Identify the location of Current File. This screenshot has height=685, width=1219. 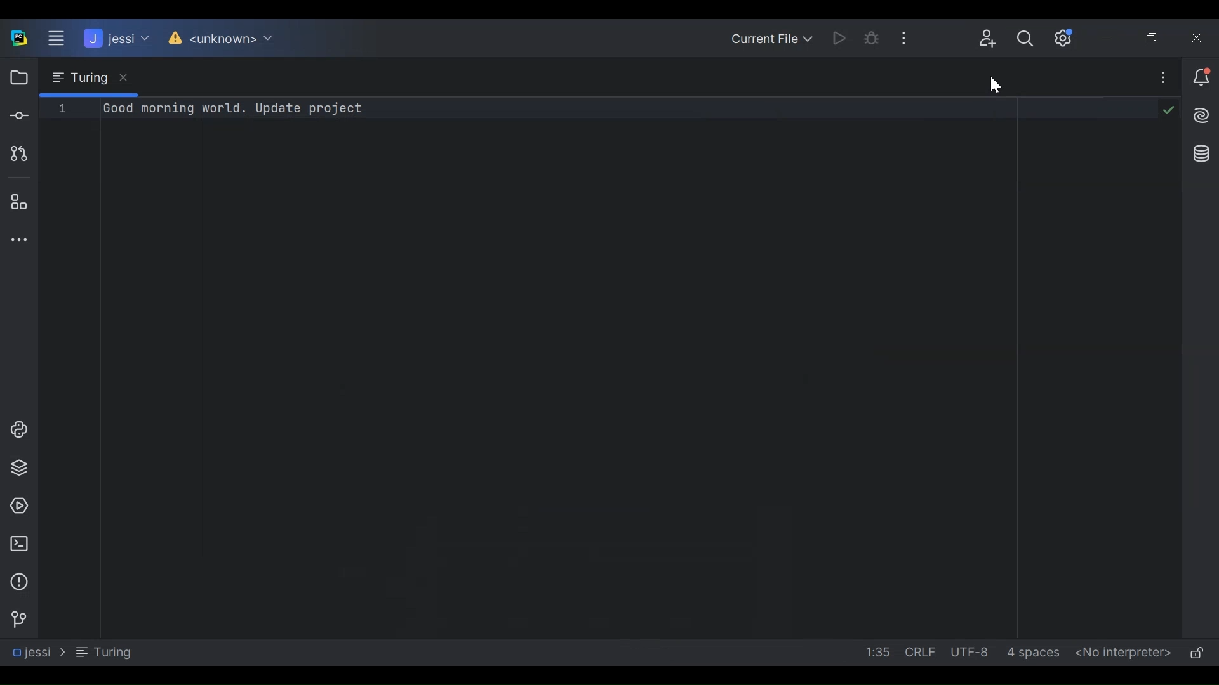
(769, 35).